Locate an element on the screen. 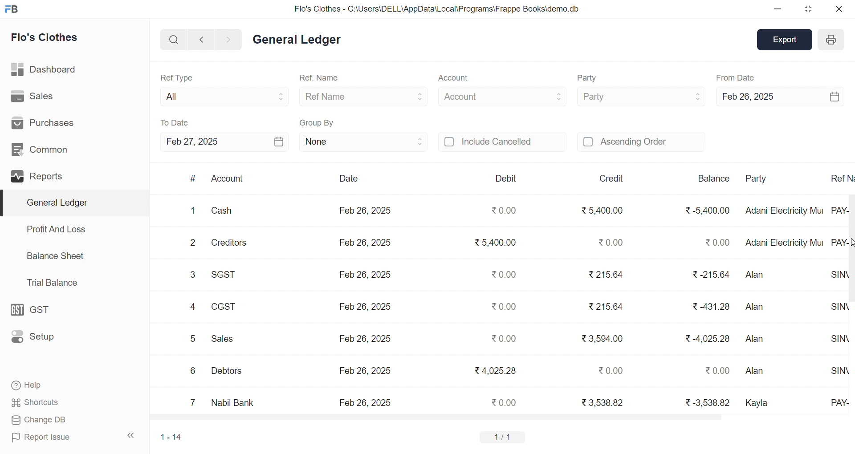 The image size is (855, 454). Account is located at coordinates (228, 179).